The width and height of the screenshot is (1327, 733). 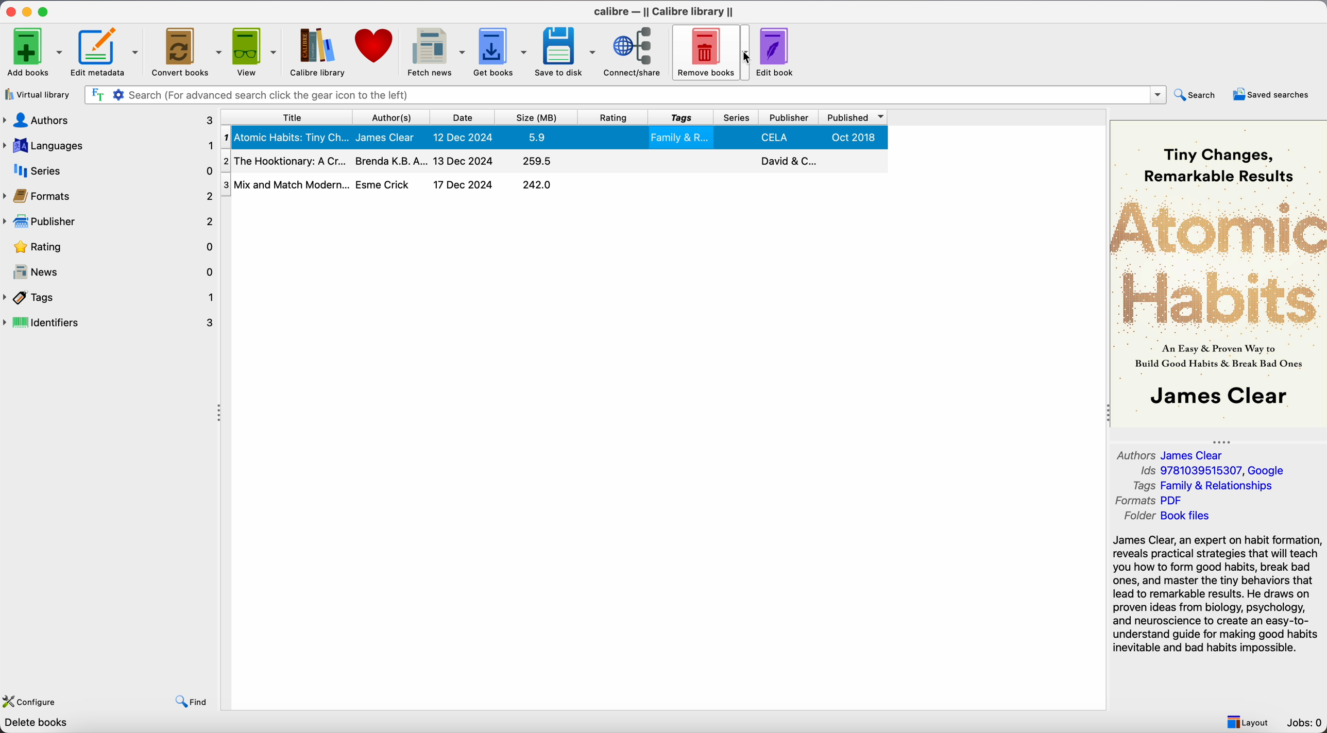 I want to click on close program, so click(x=11, y=11).